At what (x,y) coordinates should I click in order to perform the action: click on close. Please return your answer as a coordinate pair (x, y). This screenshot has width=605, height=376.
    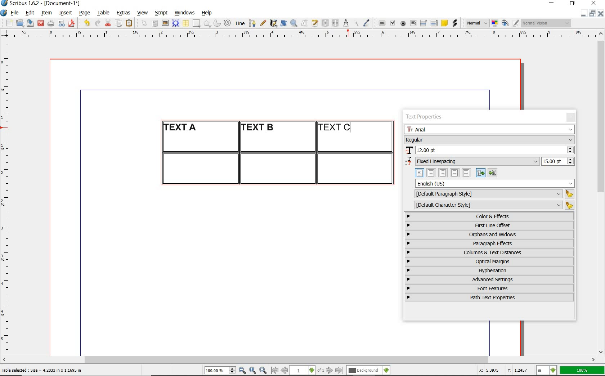
    Looking at the image, I should click on (595, 3).